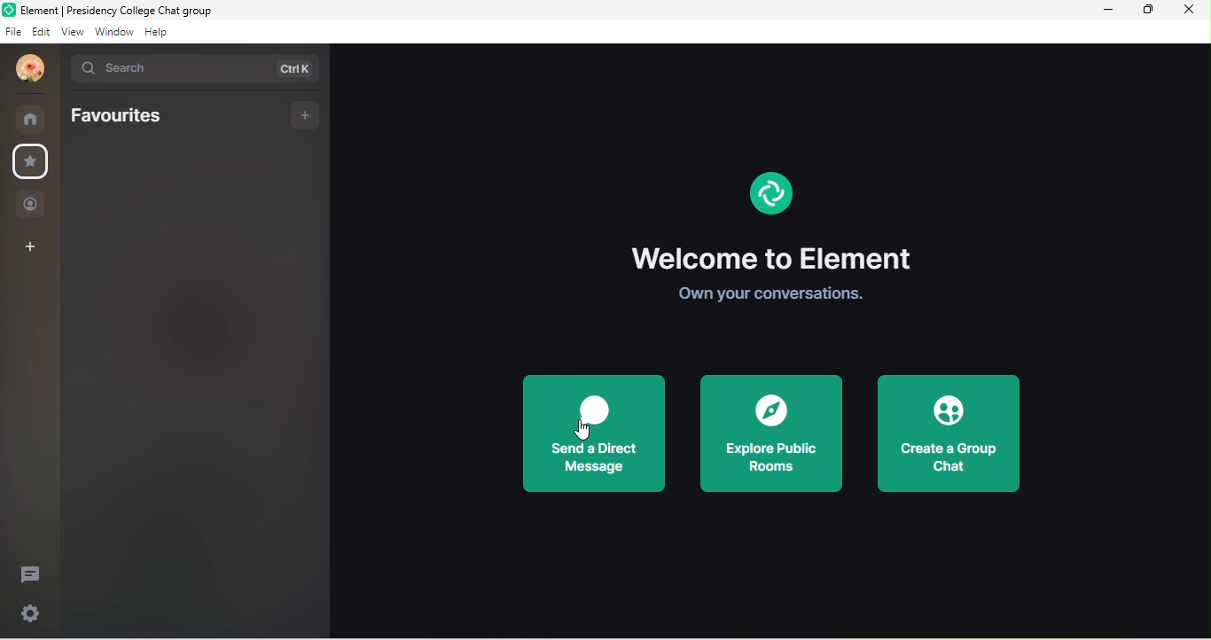  What do you see at coordinates (73, 31) in the screenshot?
I see `view` at bounding box center [73, 31].